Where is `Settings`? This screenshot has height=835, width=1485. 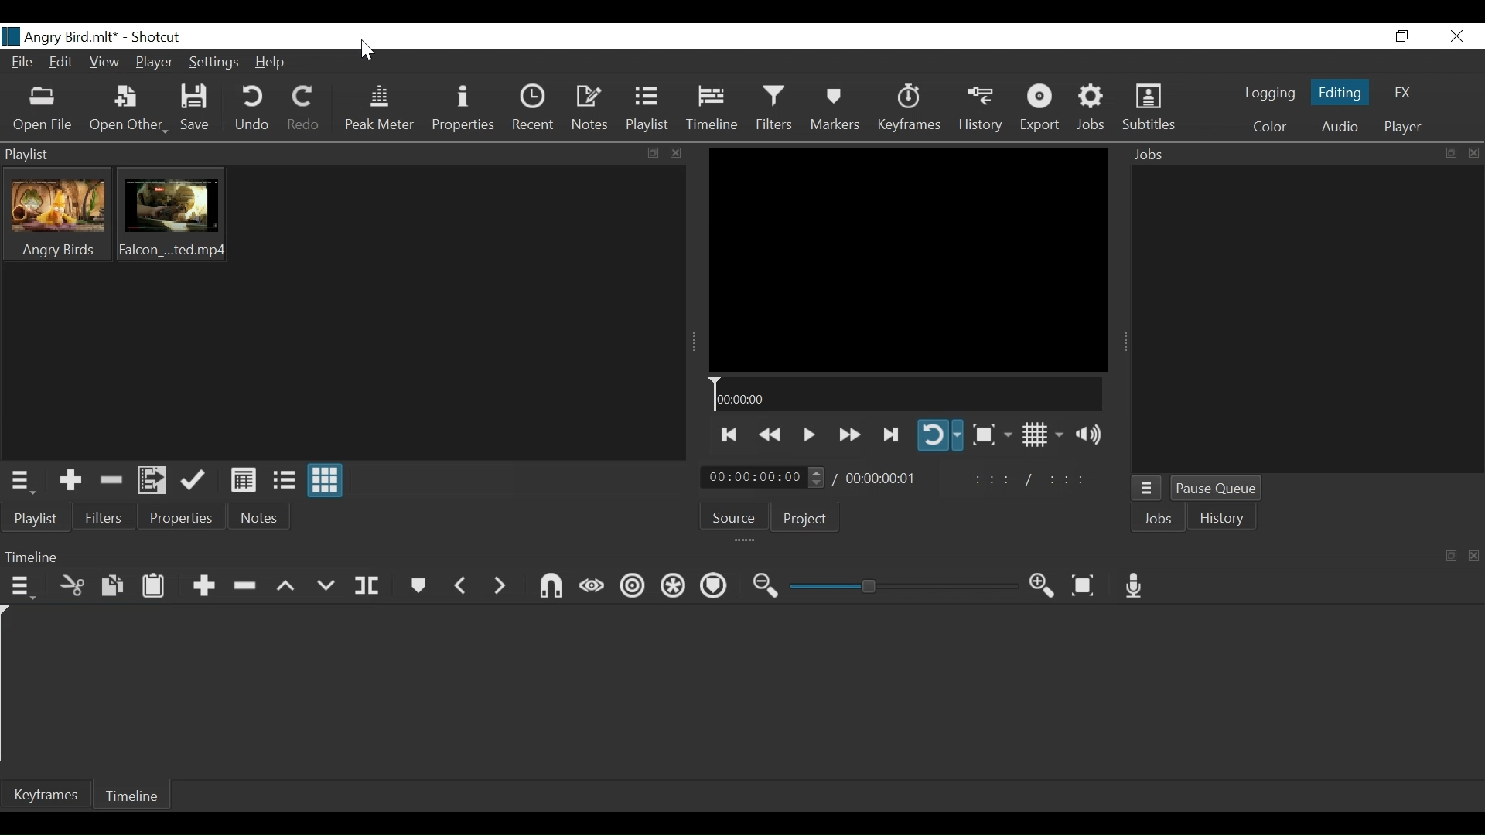
Settings is located at coordinates (214, 63).